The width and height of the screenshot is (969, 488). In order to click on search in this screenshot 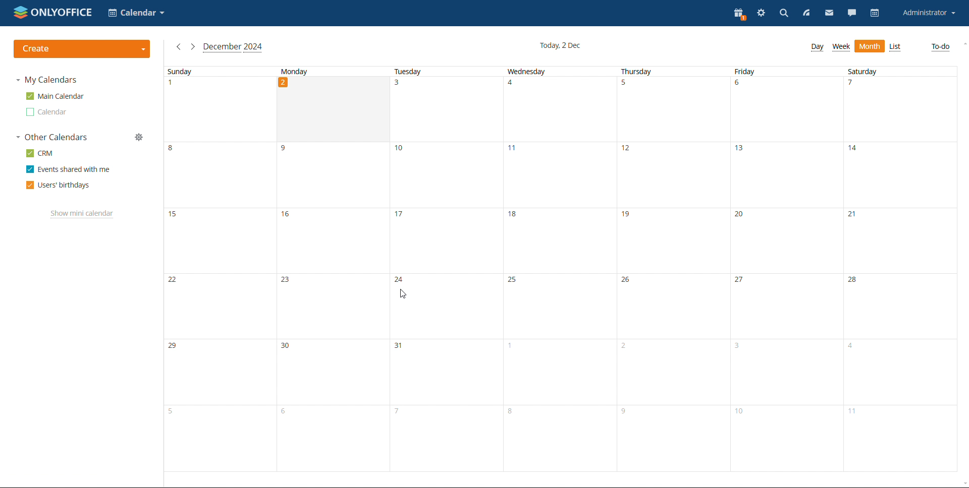, I will do `click(783, 14)`.